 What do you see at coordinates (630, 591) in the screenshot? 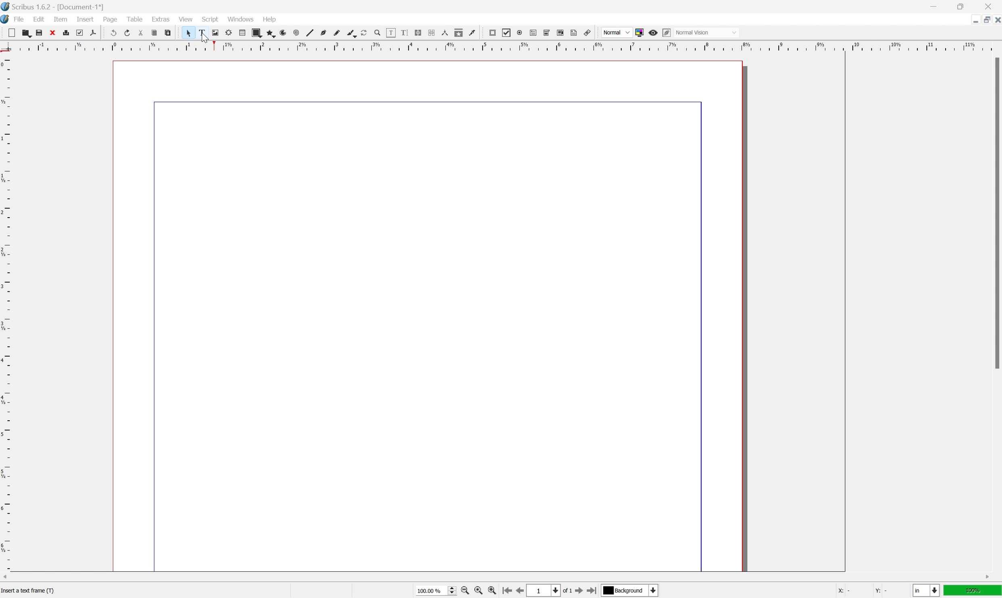
I see `select current layer` at bounding box center [630, 591].